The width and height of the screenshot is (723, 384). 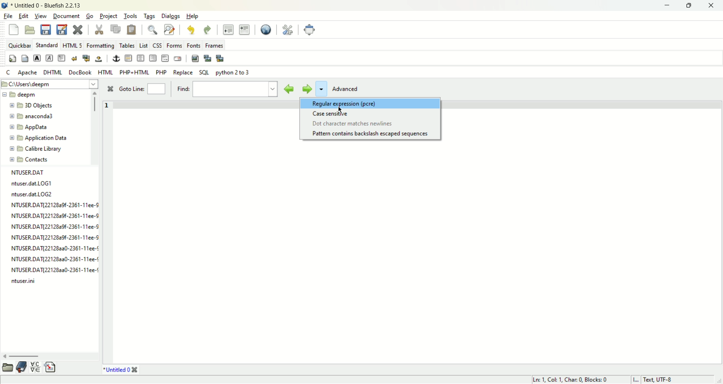 I want to click on fonts, so click(x=194, y=44).